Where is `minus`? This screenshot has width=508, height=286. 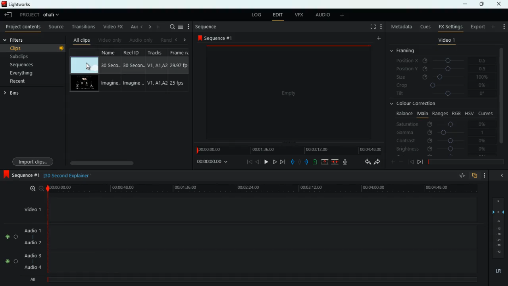
minus is located at coordinates (401, 162).